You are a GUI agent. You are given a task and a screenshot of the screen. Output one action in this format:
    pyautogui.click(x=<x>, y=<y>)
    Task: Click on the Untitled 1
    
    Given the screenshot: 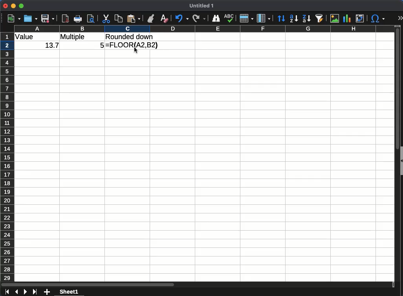 What is the action you would take?
    pyautogui.click(x=202, y=6)
    